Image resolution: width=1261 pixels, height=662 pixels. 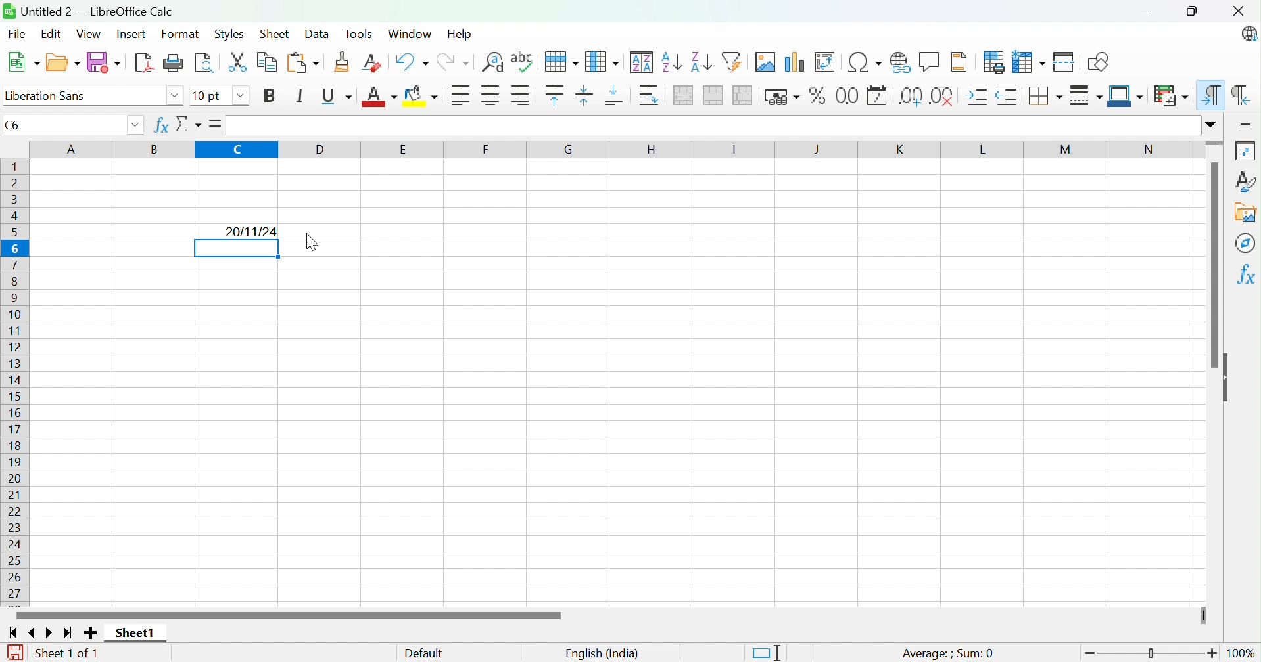 I want to click on Underline, so click(x=339, y=97).